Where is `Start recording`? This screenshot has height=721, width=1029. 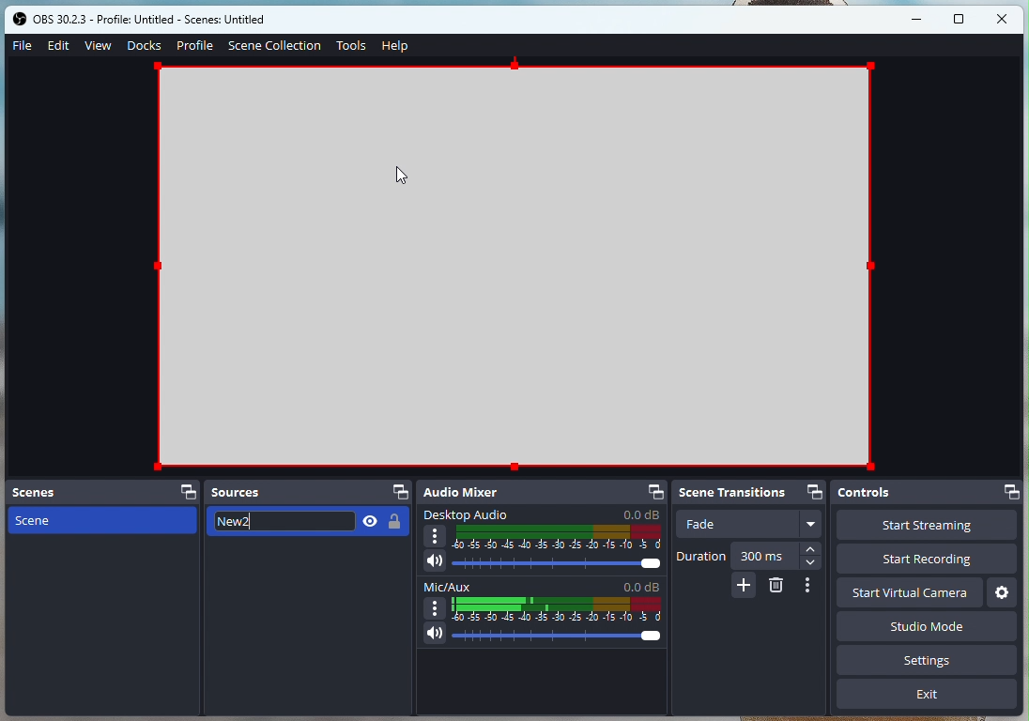
Start recording is located at coordinates (932, 560).